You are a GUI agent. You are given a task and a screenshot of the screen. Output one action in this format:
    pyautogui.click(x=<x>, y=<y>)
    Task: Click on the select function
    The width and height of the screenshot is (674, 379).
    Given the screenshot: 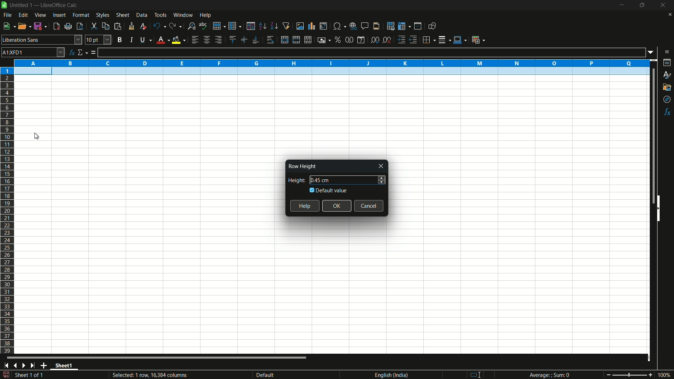 What is the action you would take?
    pyautogui.click(x=82, y=53)
    